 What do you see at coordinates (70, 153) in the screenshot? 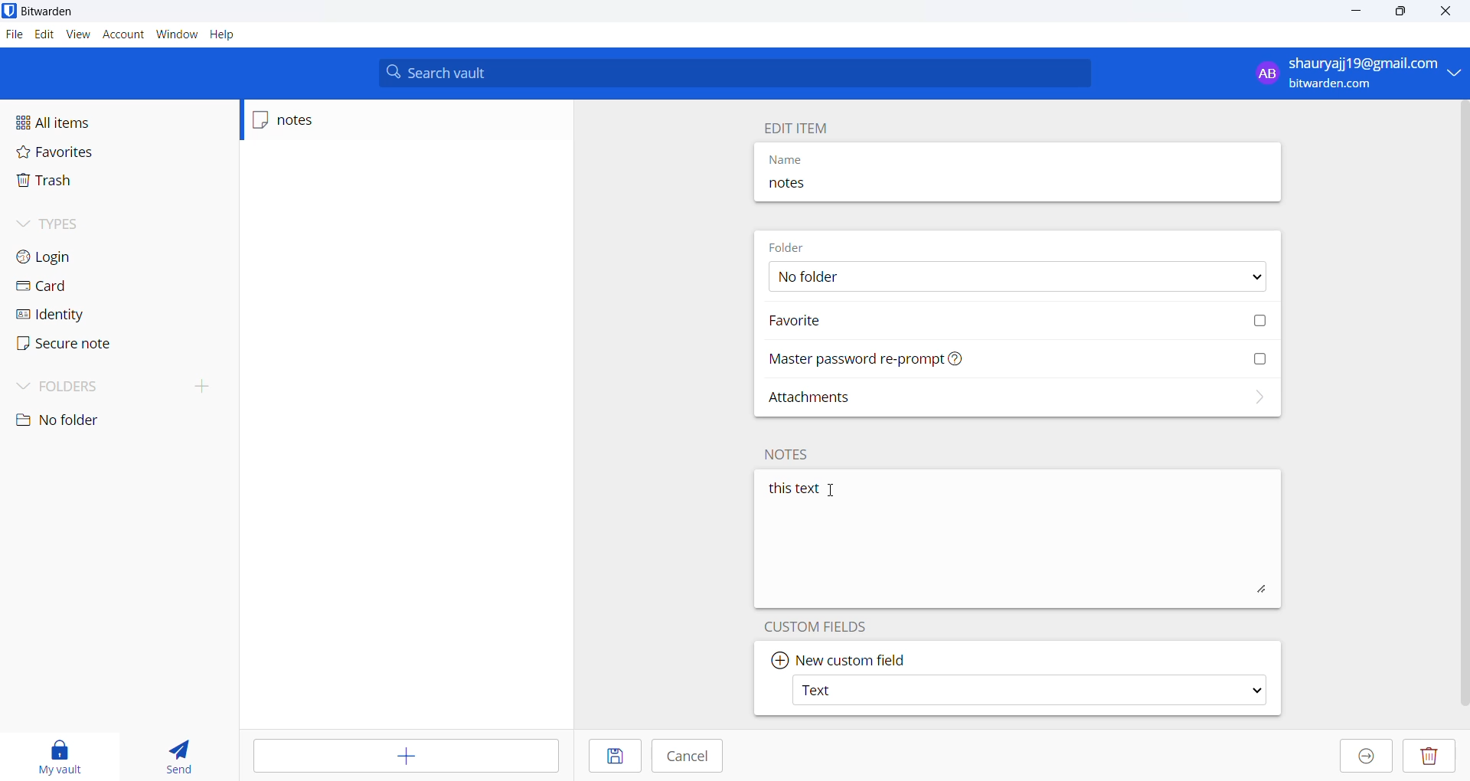
I see `favorites` at bounding box center [70, 153].